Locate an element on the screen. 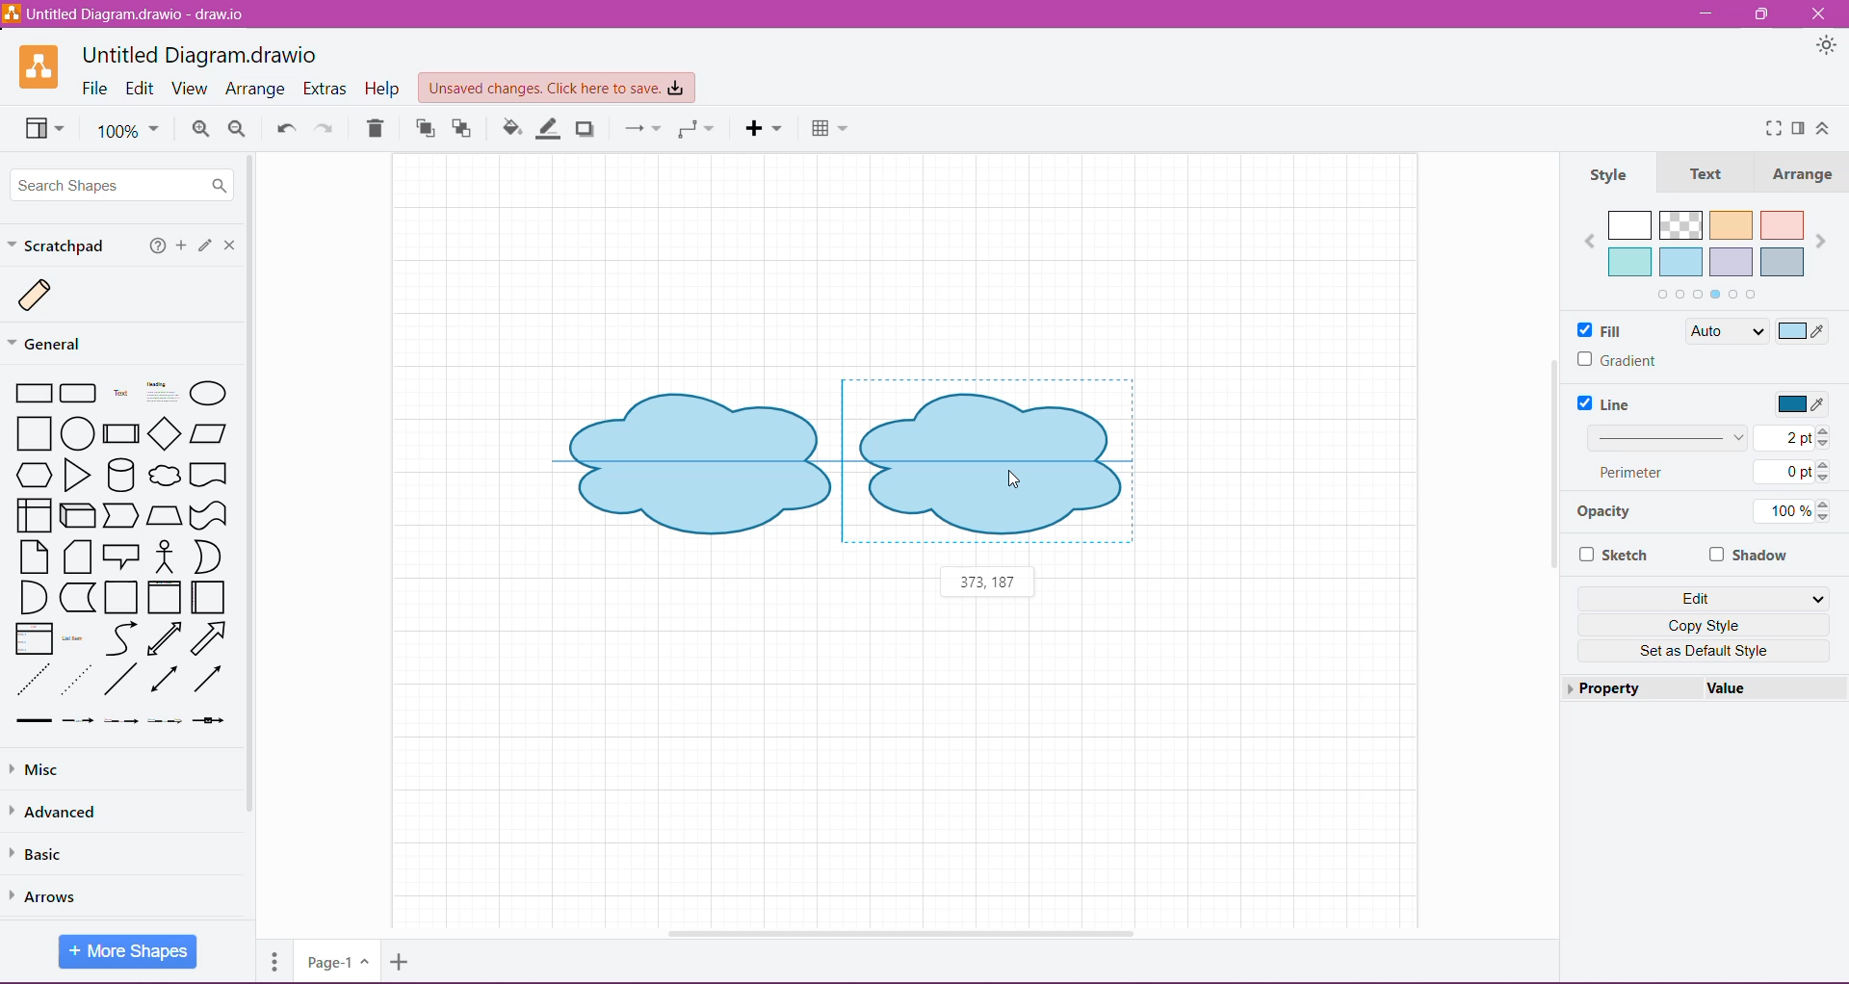 The width and height of the screenshot is (1849, 984). Copy Style is located at coordinates (1706, 626).